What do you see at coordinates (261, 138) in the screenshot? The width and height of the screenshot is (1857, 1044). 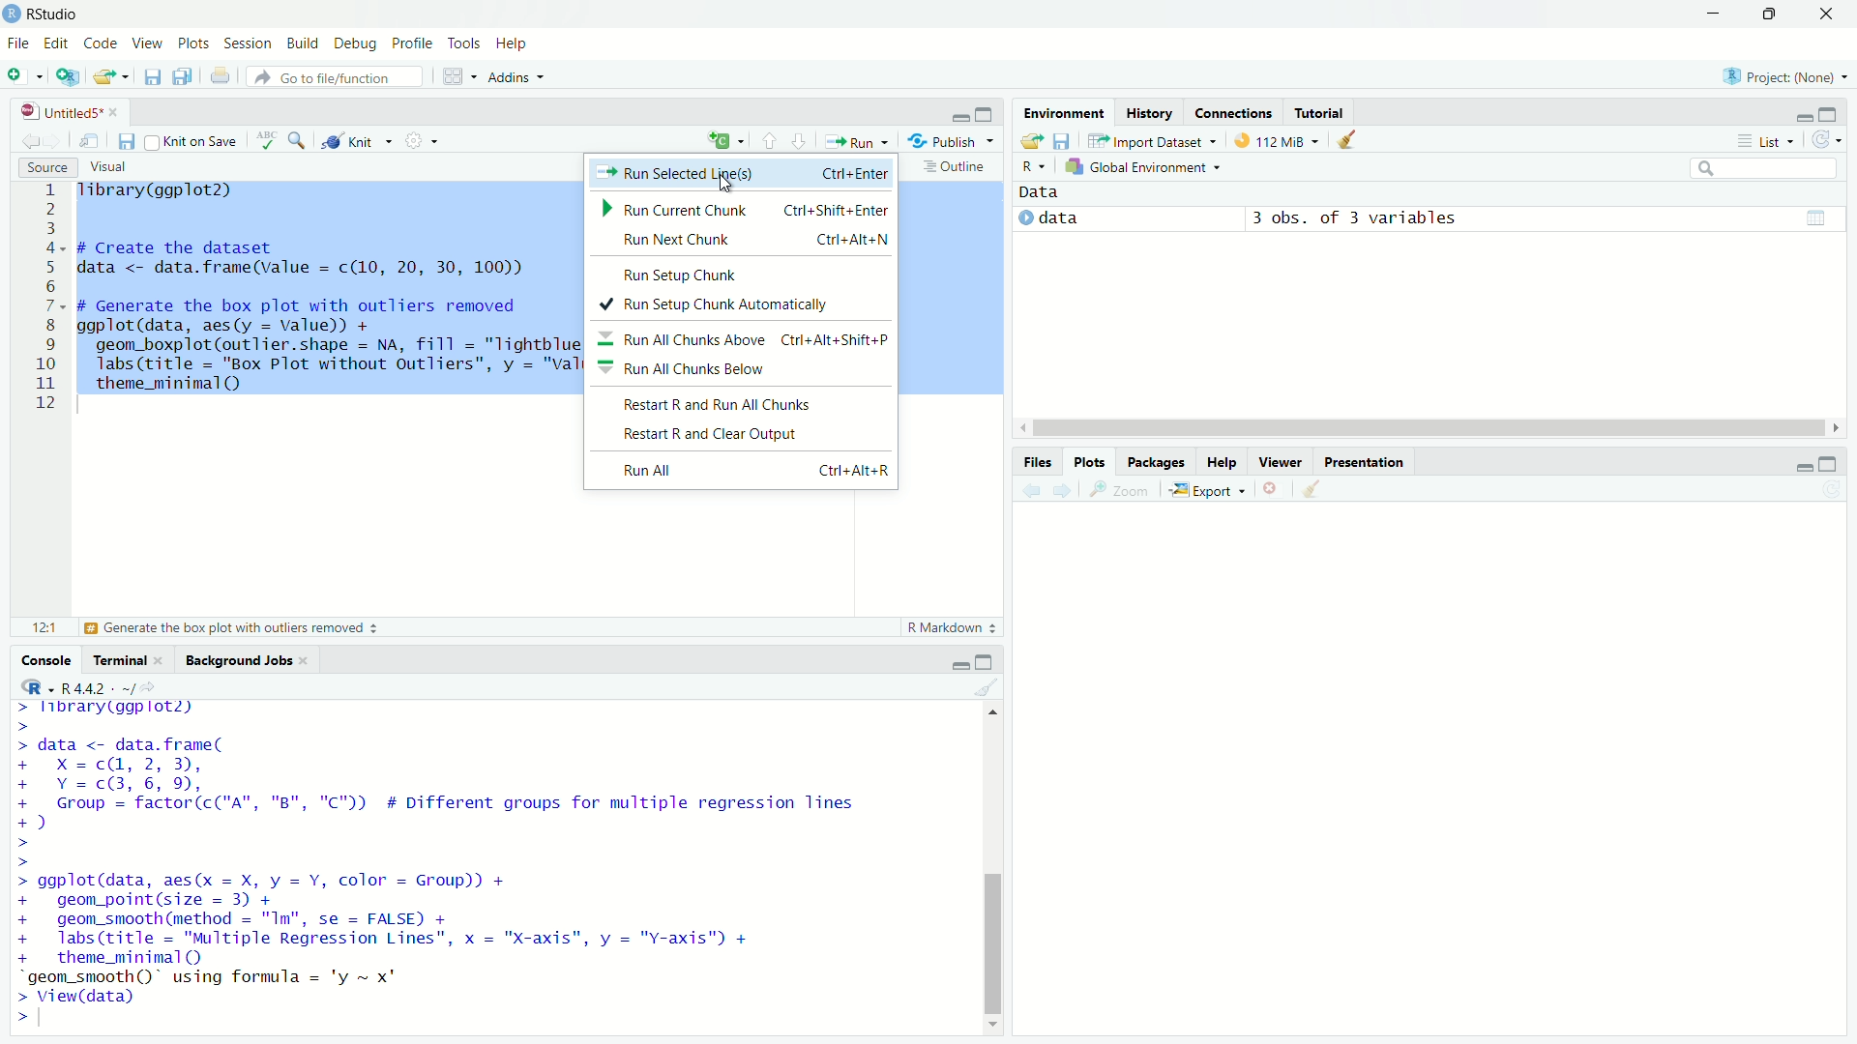 I see `abc` at bounding box center [261, 138].